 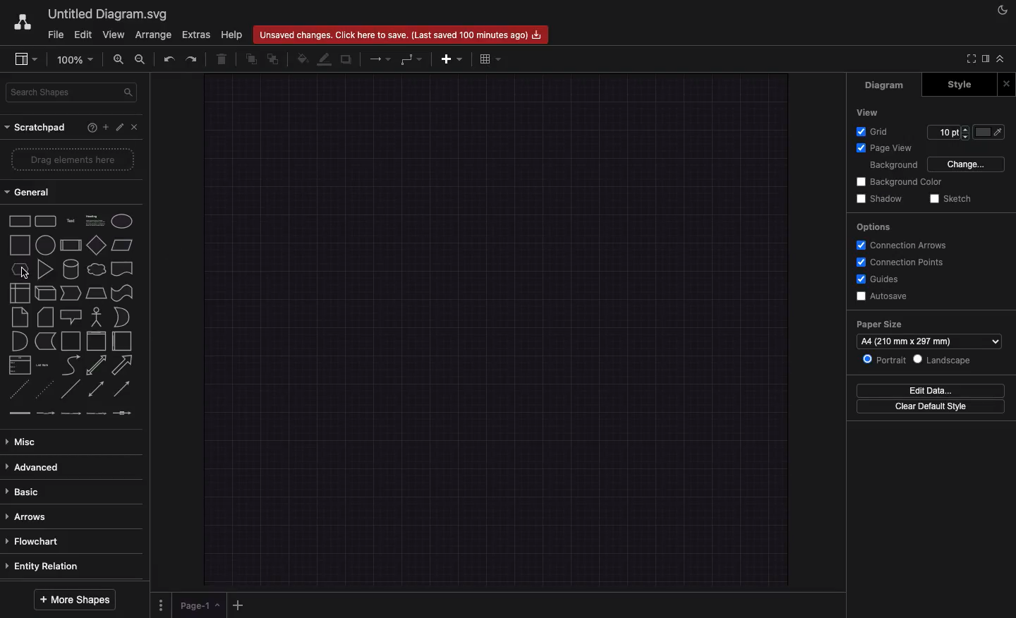 I want to click on Full screen, so click(x=967, y=58).